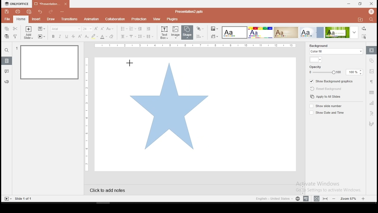  Describe the element at coordinates (235, 33) in the screenshot. I see `theme` at that location.